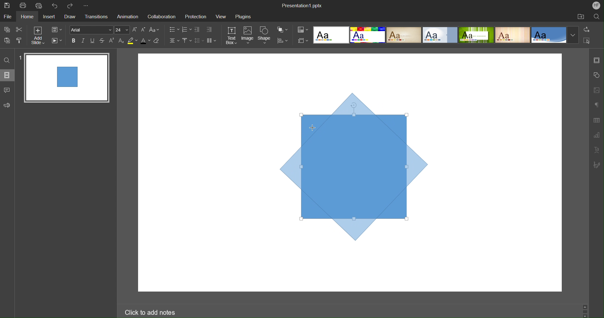 This screenshot has height=318, width=604. I want to click on More, so click(86, 4).